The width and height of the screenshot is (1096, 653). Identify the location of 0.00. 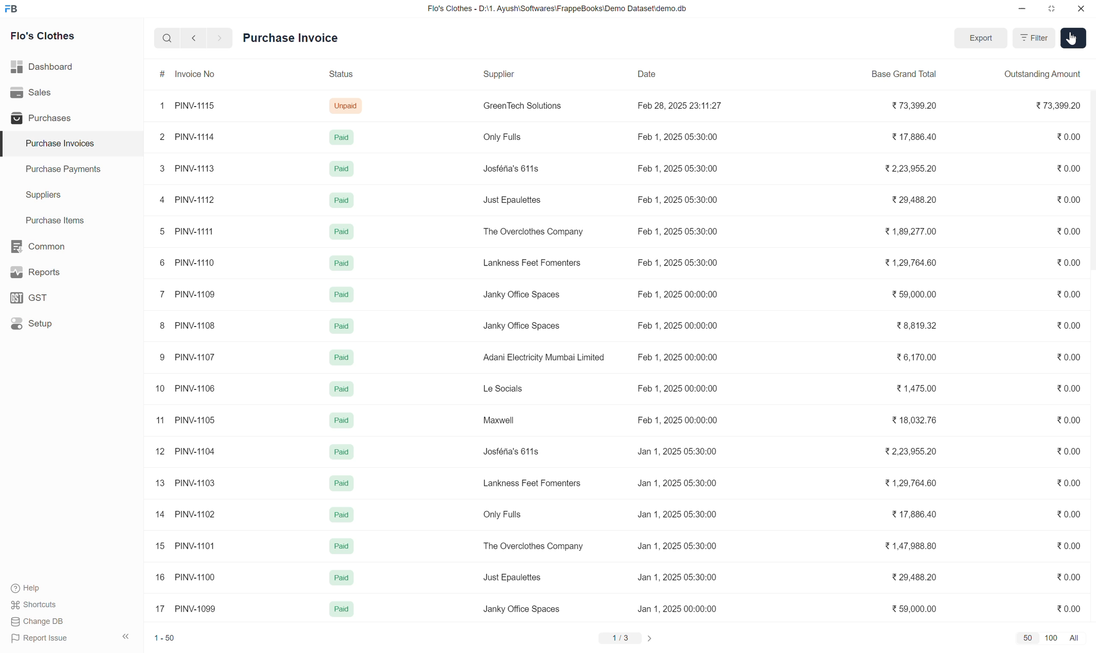
(1070, 482).